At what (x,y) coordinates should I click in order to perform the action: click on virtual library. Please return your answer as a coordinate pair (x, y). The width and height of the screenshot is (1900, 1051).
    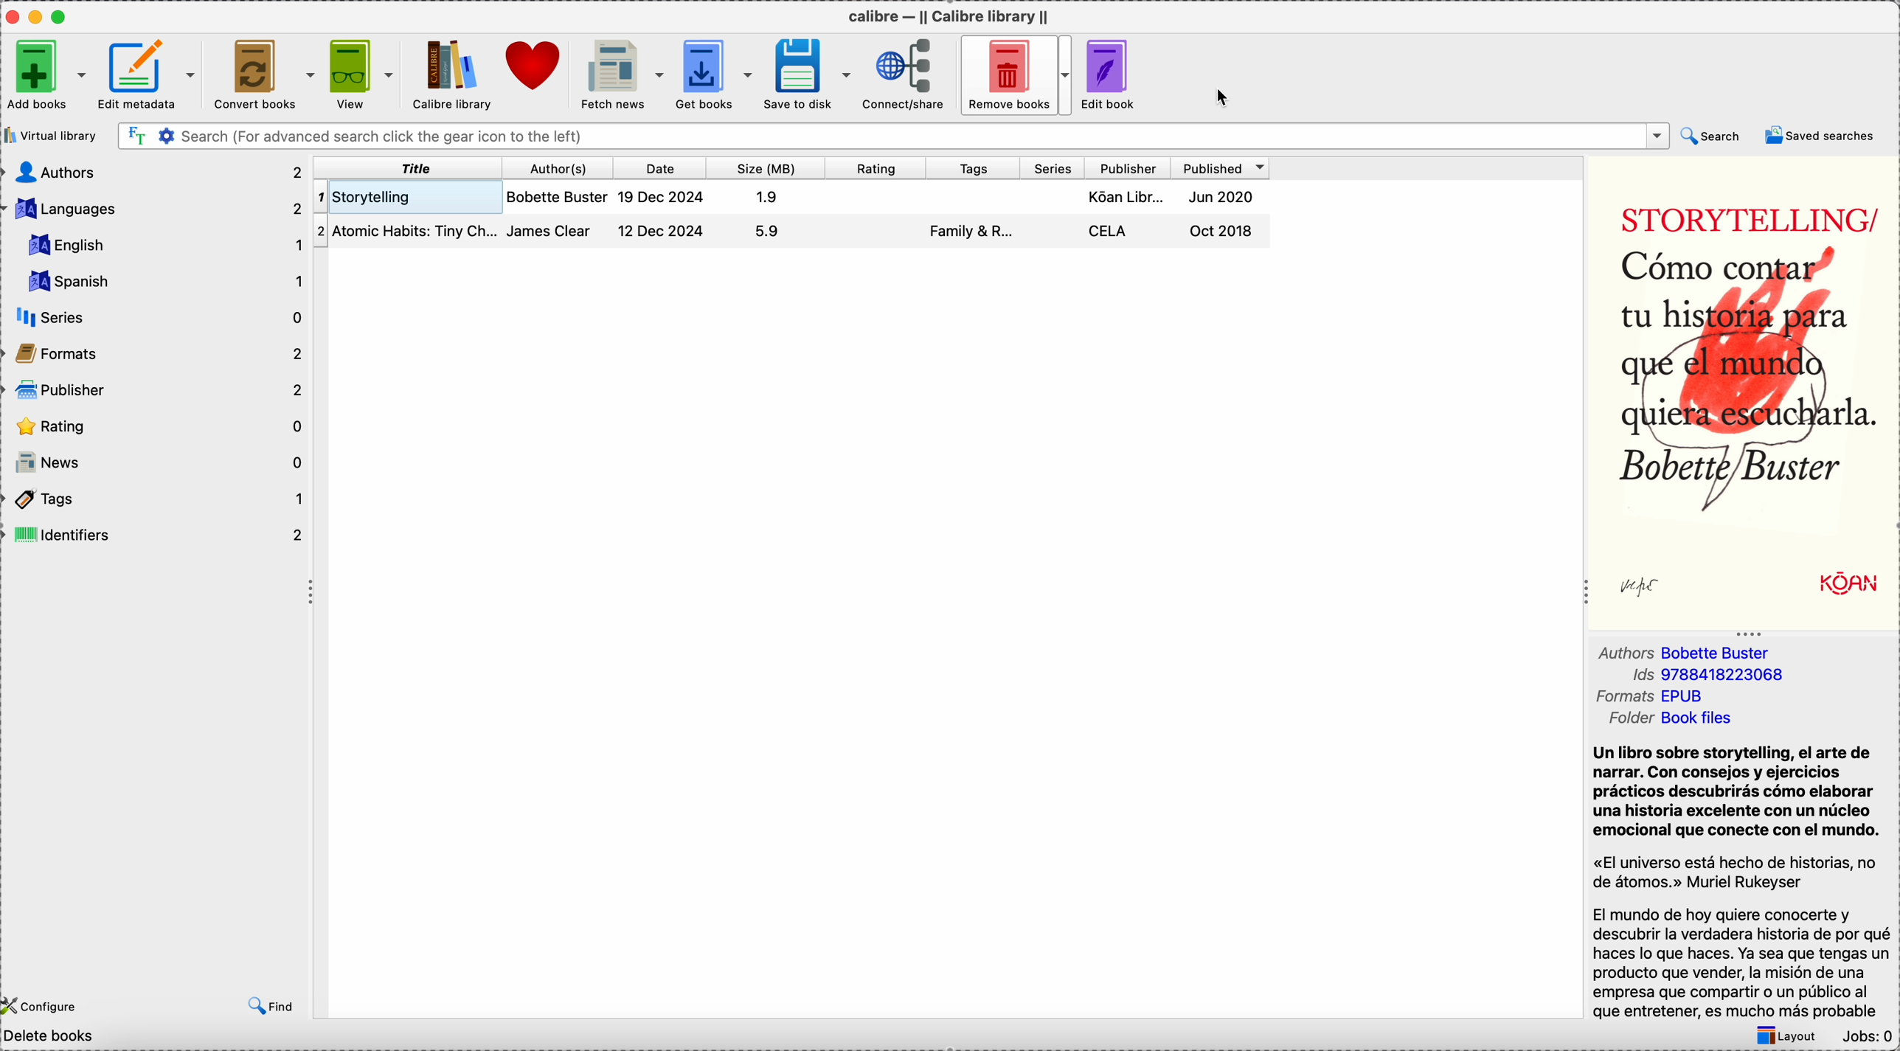
    Looking at the image, I should click on (52, 138).